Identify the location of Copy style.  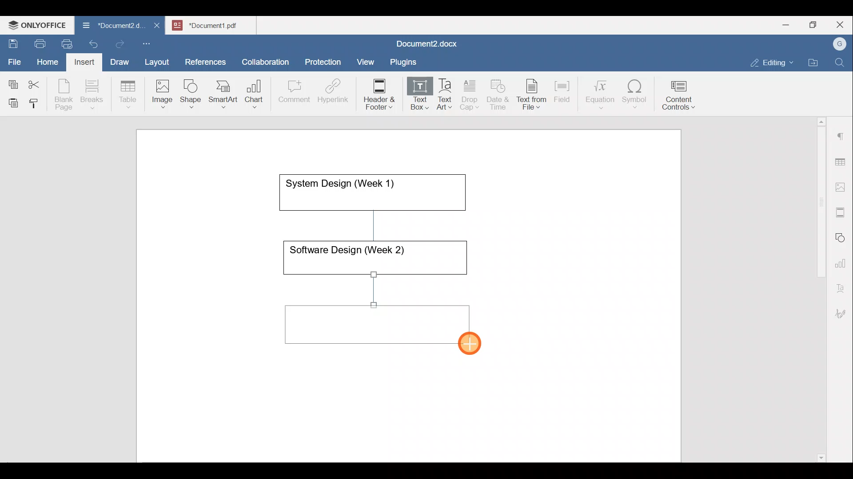
(37, 101).